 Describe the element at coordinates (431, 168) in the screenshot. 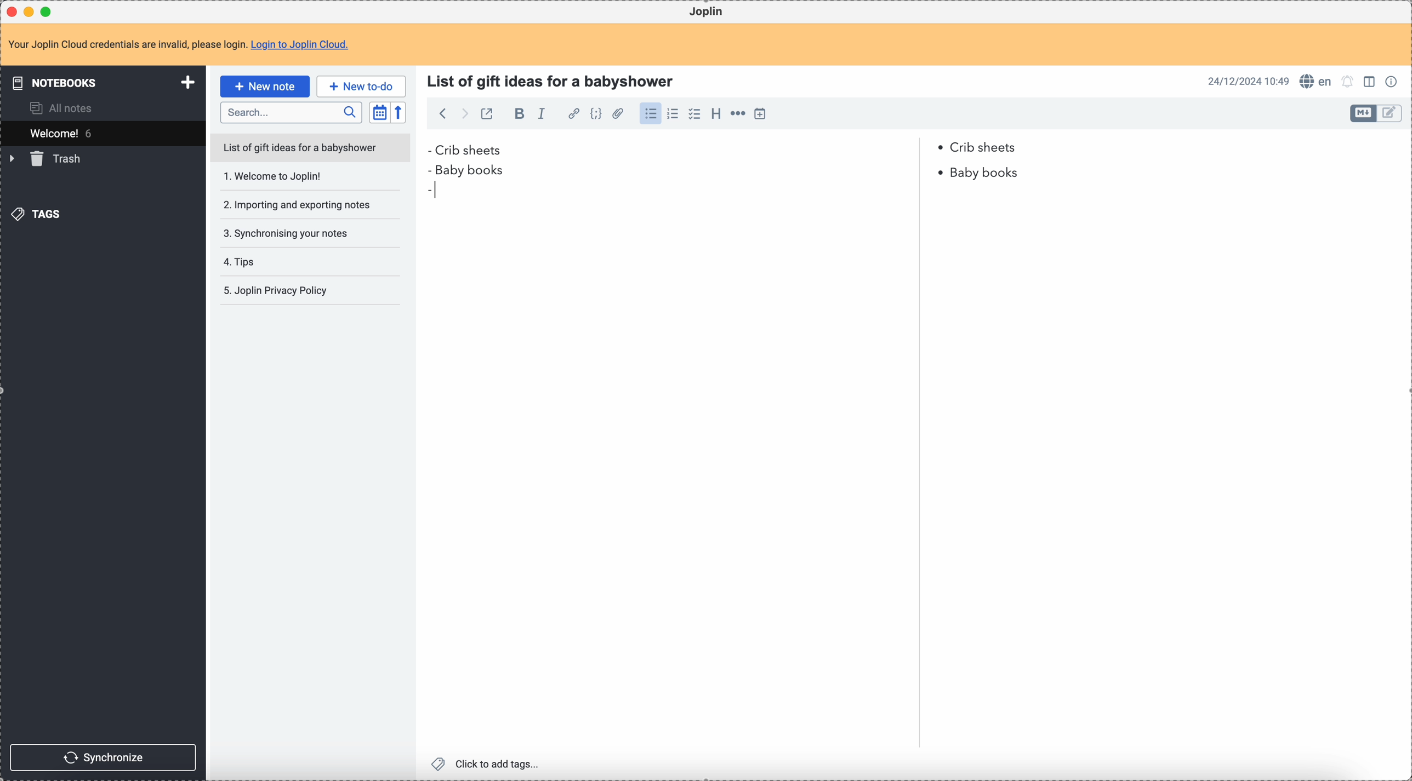

I see `bullet point` at that location.